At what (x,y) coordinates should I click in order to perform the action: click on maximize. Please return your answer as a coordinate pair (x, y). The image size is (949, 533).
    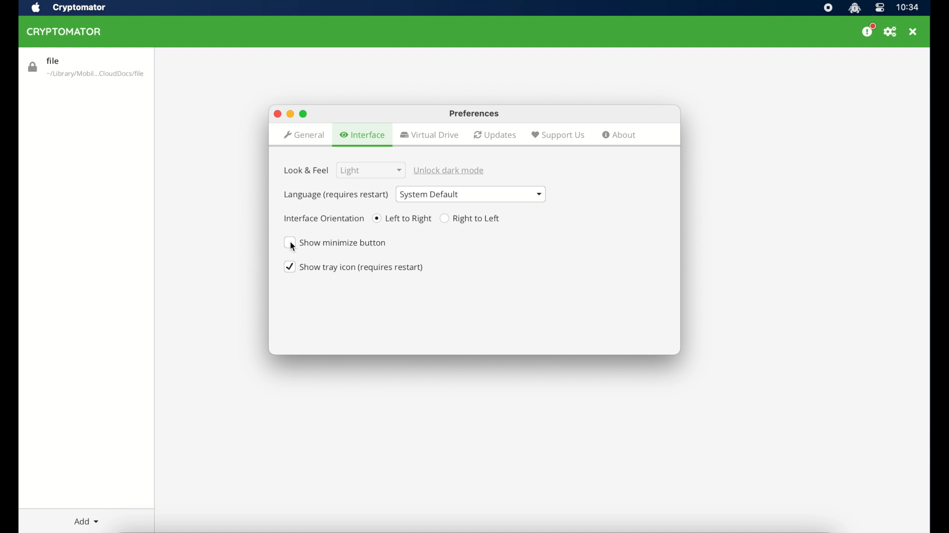
    Looking at the image, I should click on (303, 114).